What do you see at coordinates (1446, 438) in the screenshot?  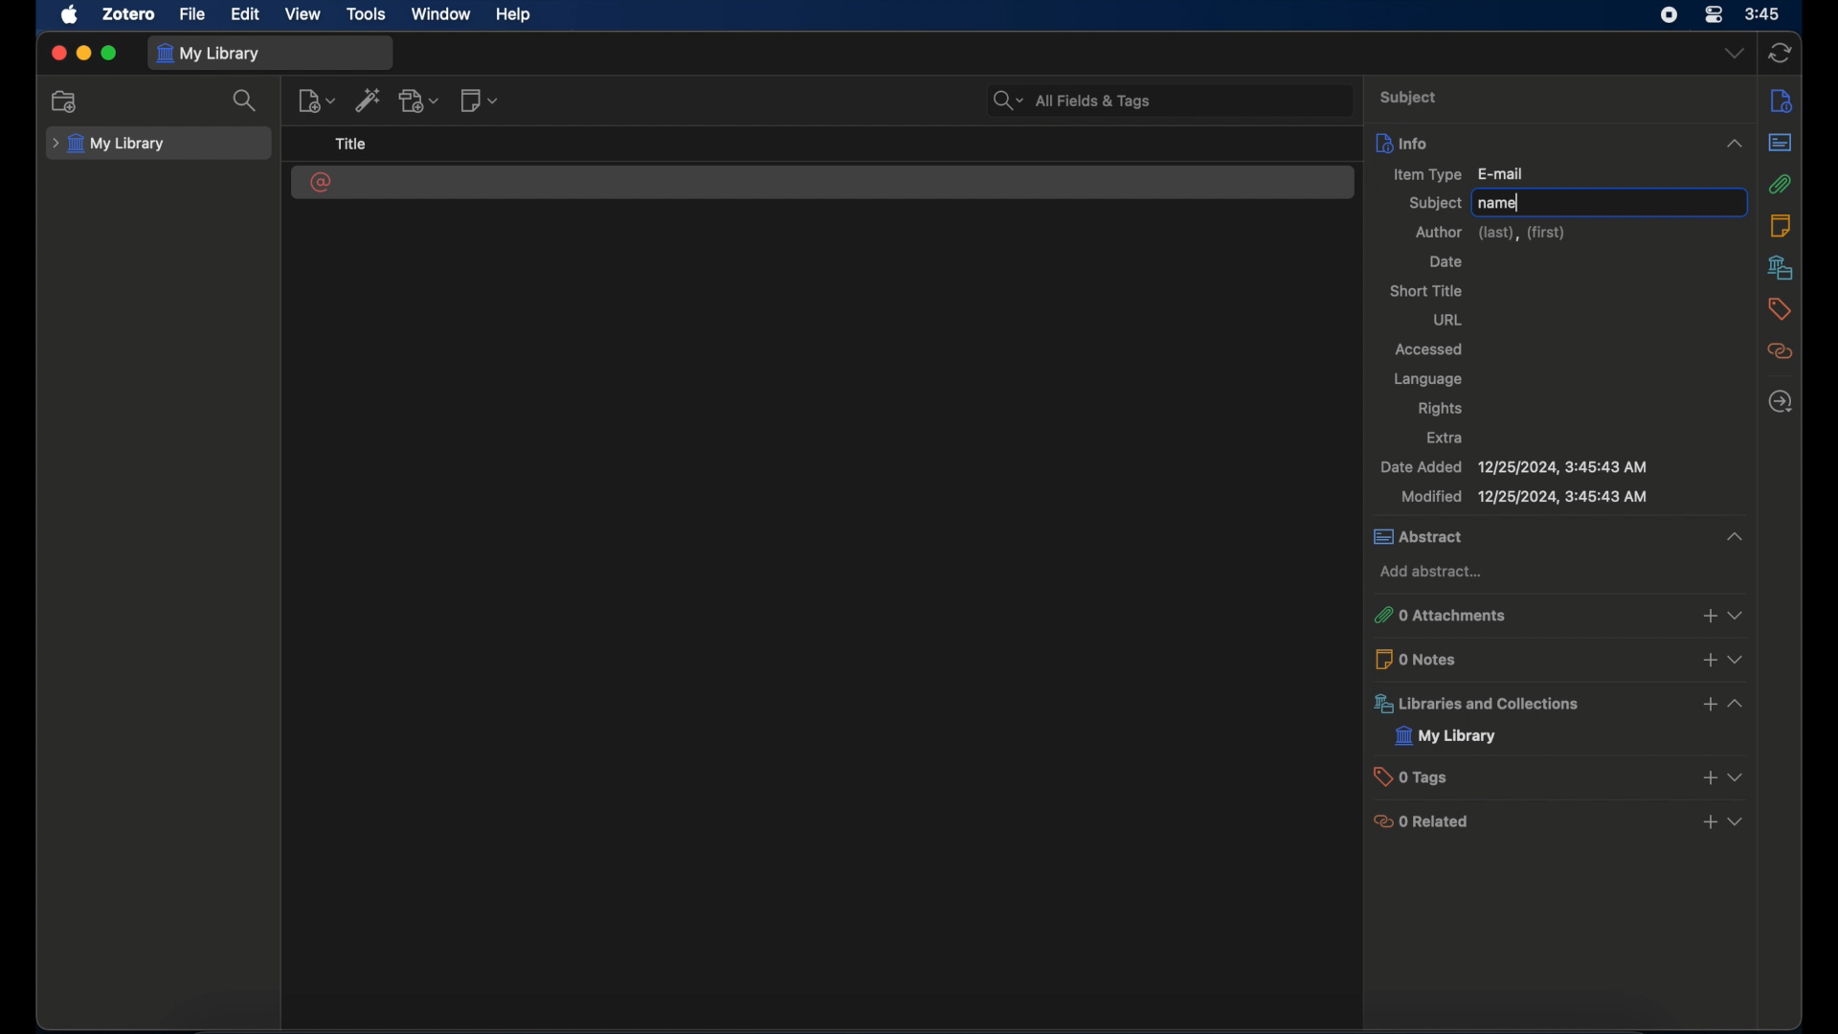 I see `extra` at bounding box center [1446, 438].